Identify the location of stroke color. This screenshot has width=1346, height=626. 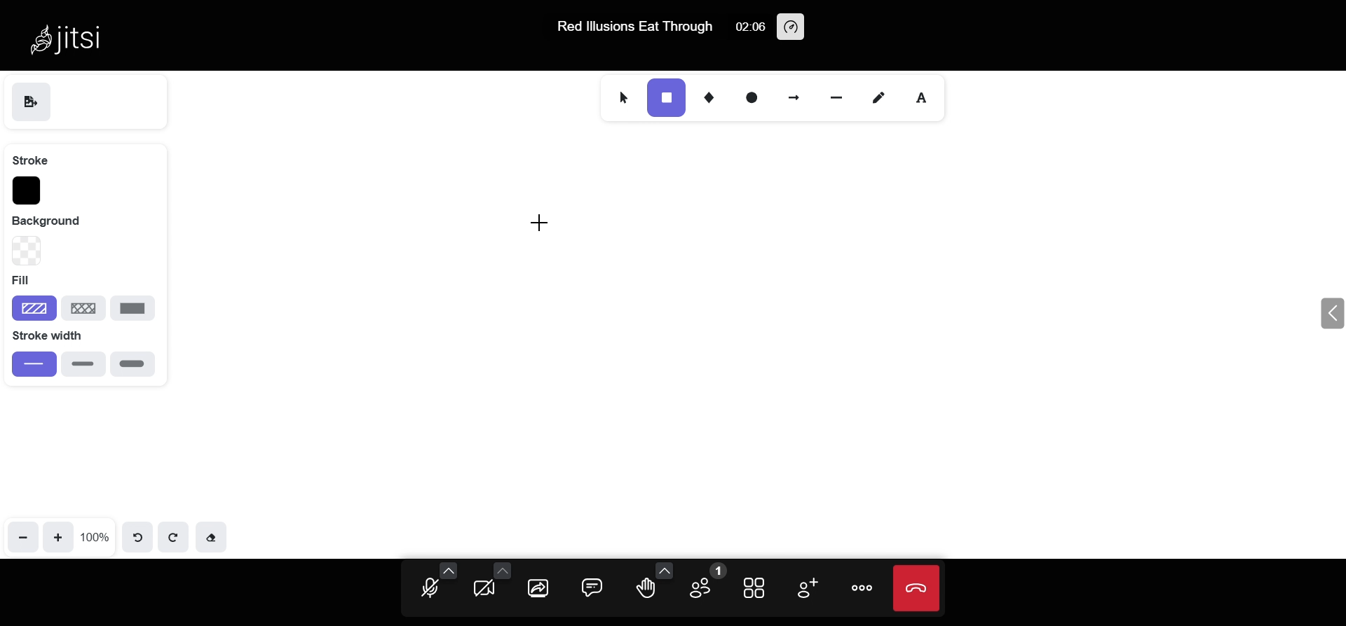
(27, 190).